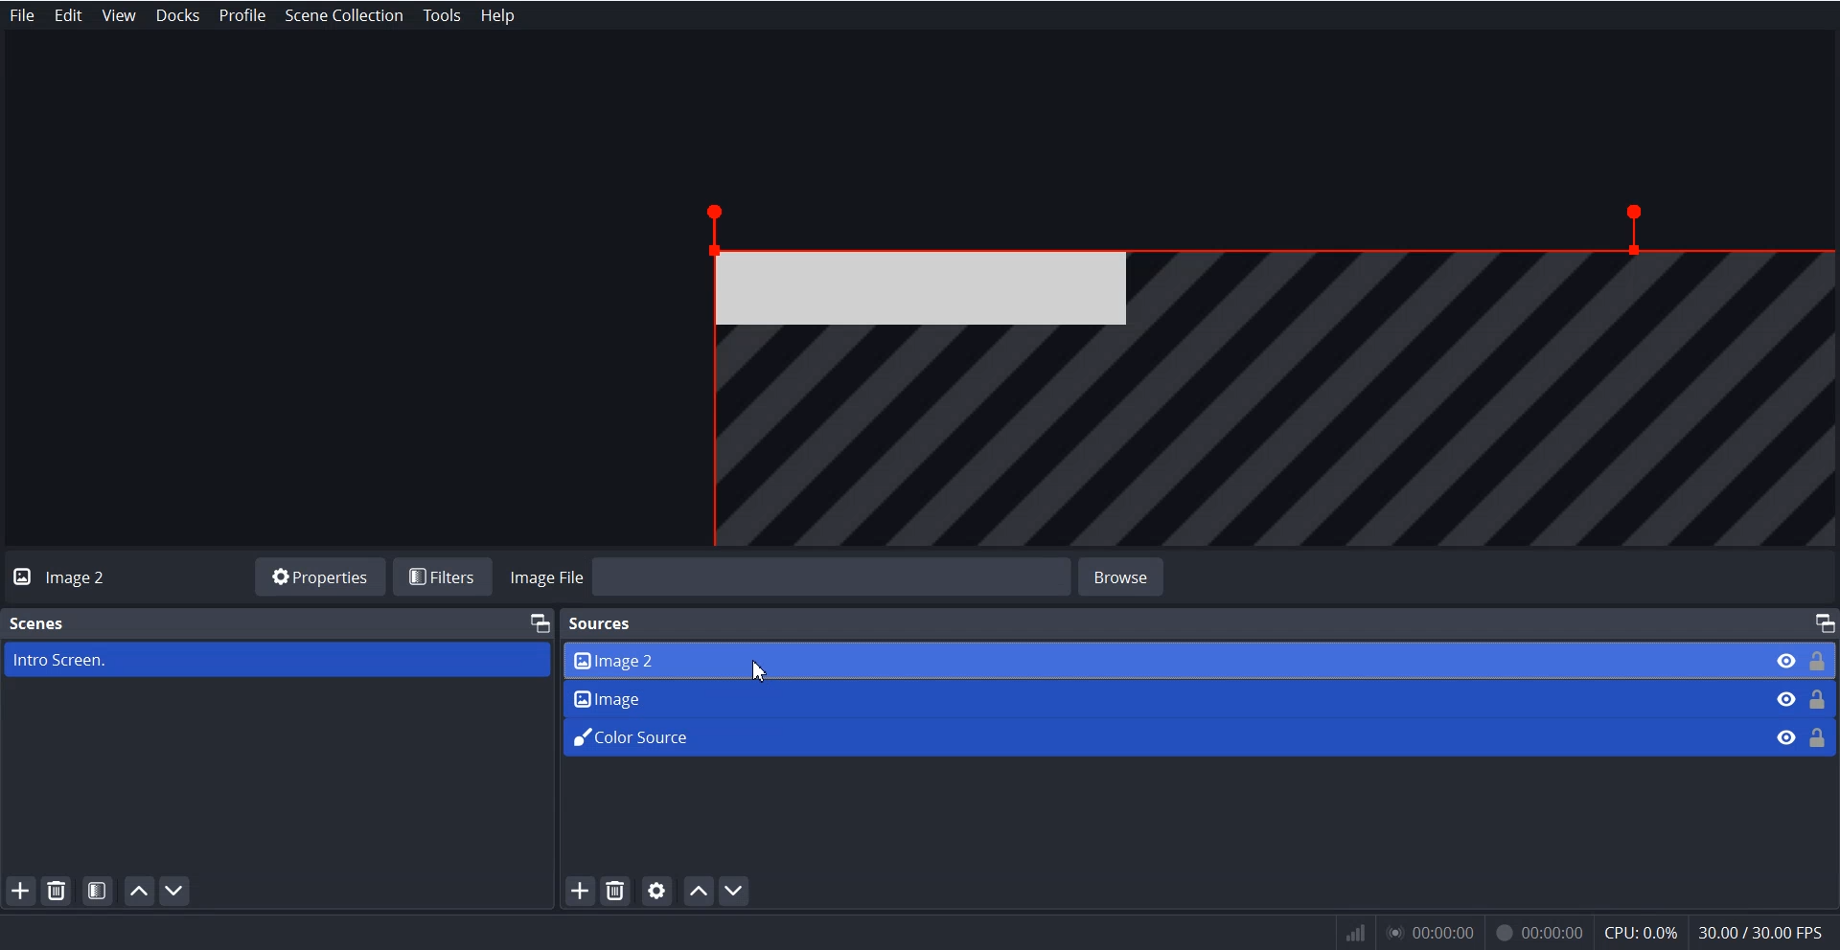  Describe the element at coordinates (1246, 368) in the screenshot. I see `File Overview` at that location.